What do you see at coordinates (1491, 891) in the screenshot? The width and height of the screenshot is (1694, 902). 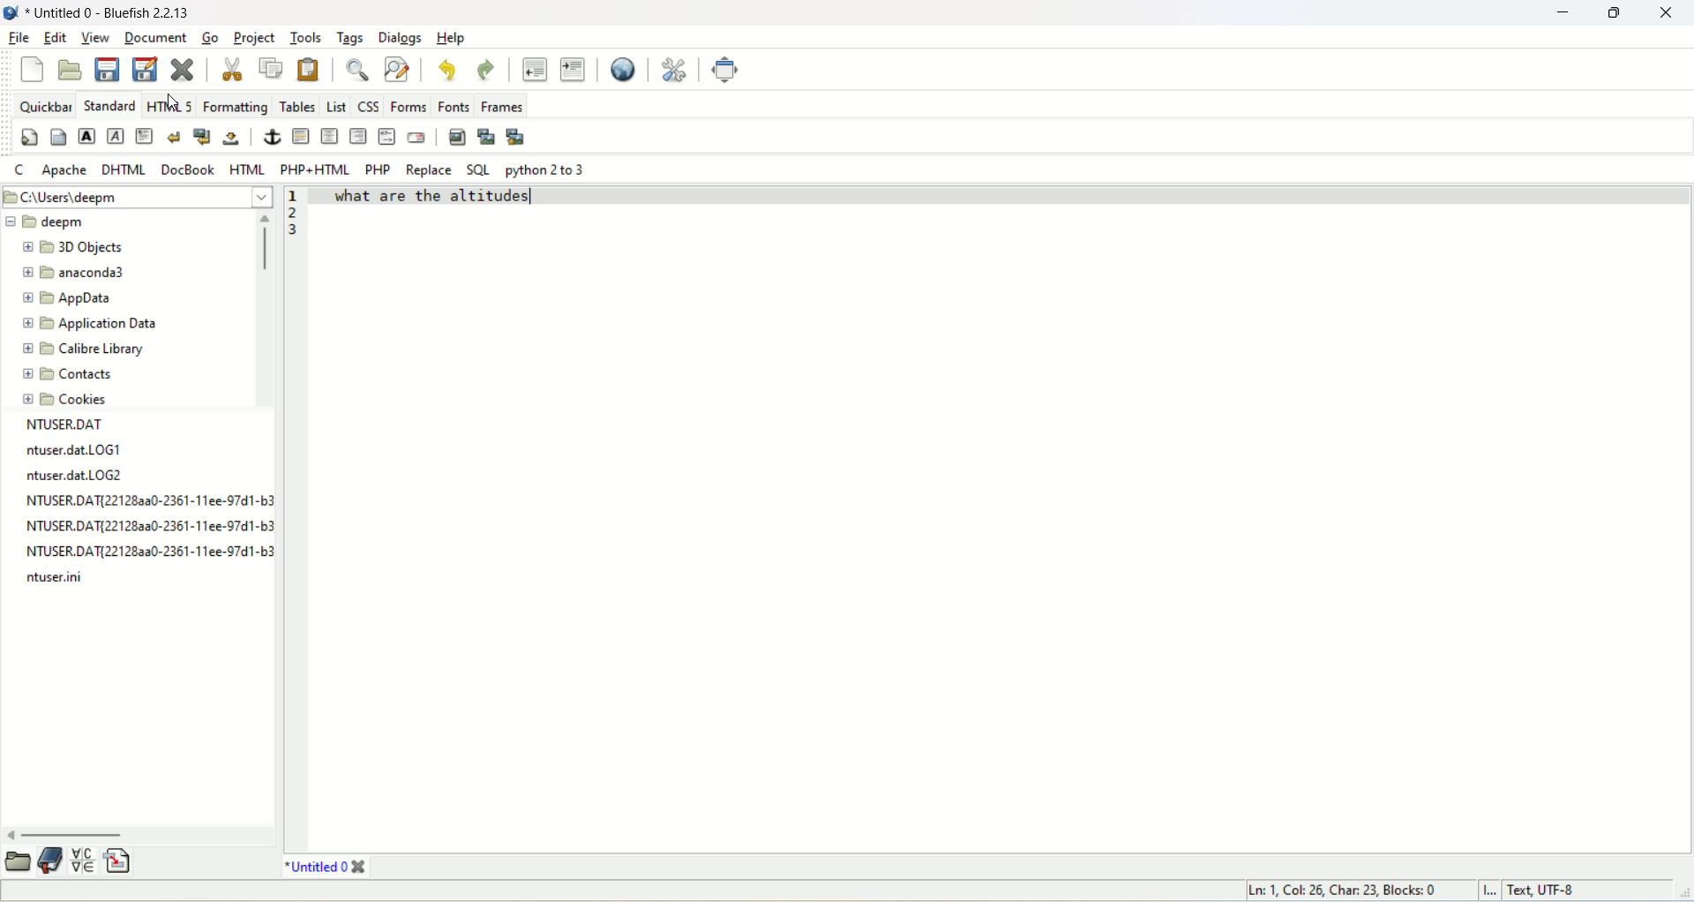 I see `I` at bounding box center [1491, 891].